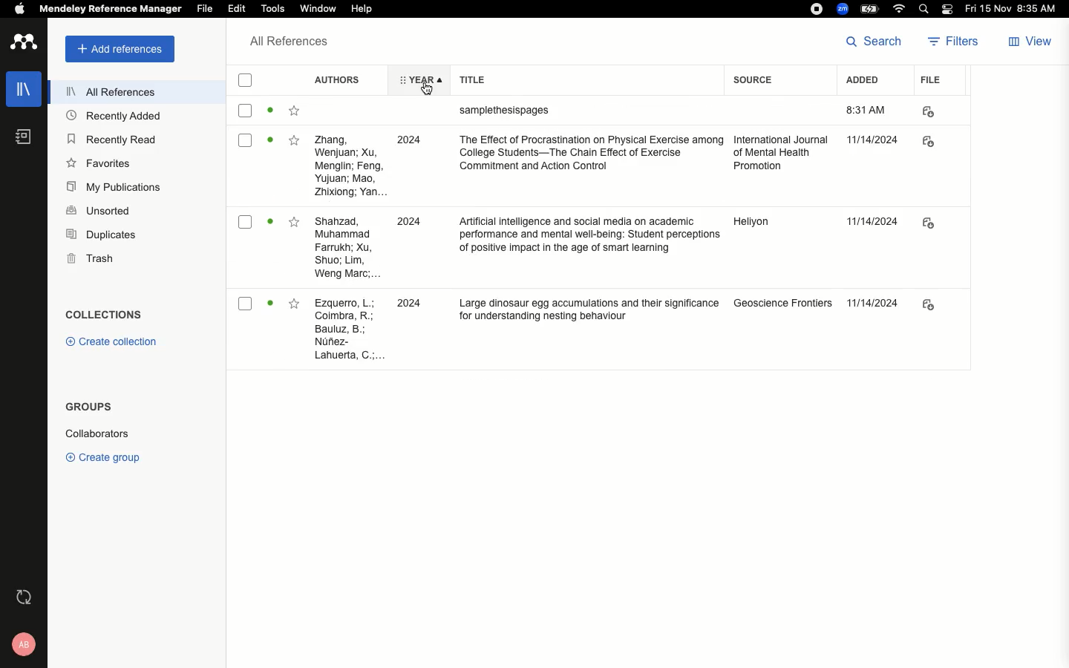  Describe the element at coordinates (584, 242) in the screenshot. I see `titlle ` at that location.